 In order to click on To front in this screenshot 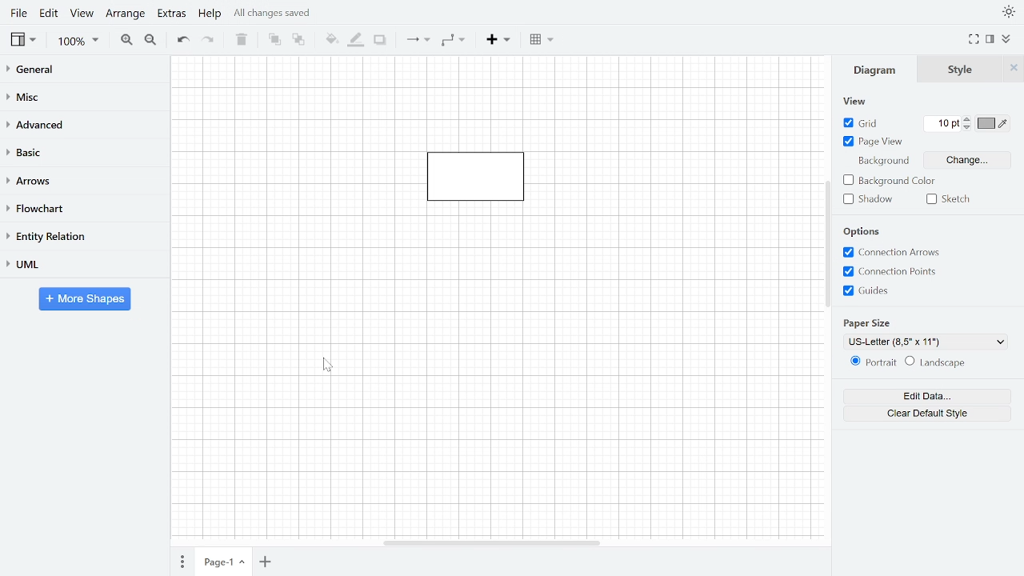, I will do `click(272, 40)`.